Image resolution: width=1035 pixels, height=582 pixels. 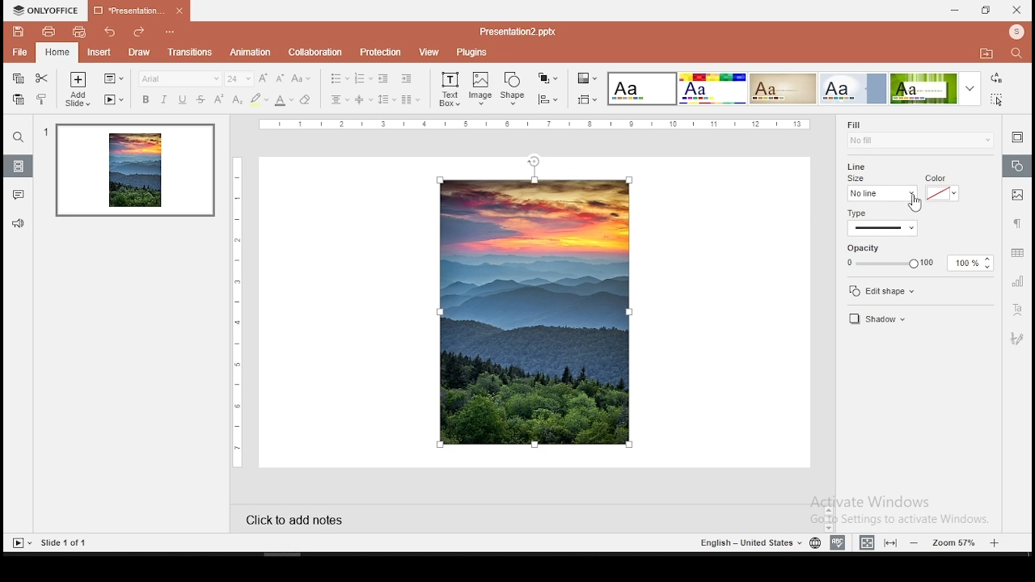 What do you see at coordinates (218, 99) in the screenshot?
I see `superscript` at bounding box center [218, 99].